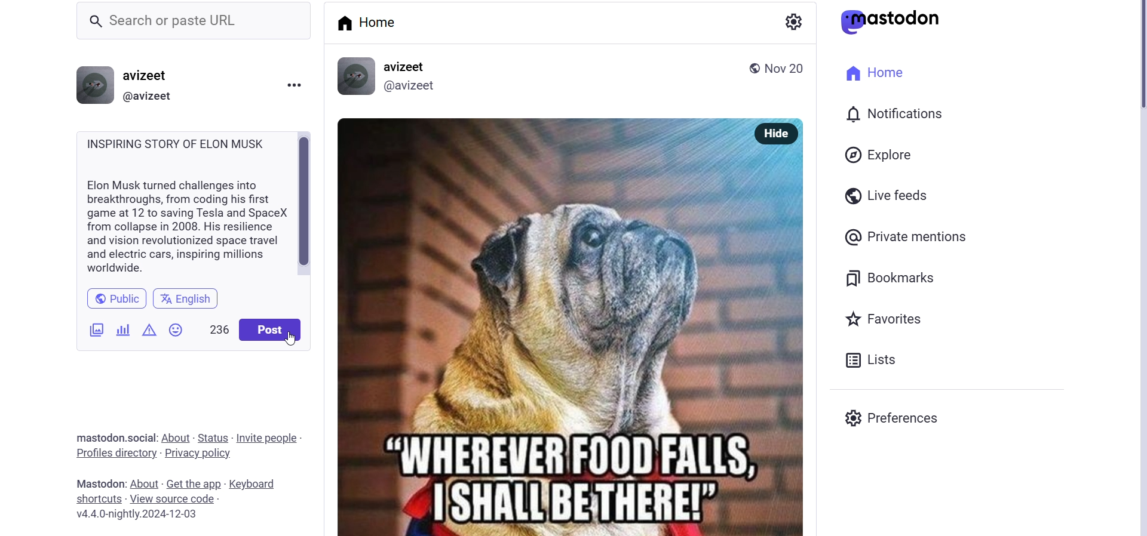 The image size is (1147, 536). I want to click on post, so click(270, 331).